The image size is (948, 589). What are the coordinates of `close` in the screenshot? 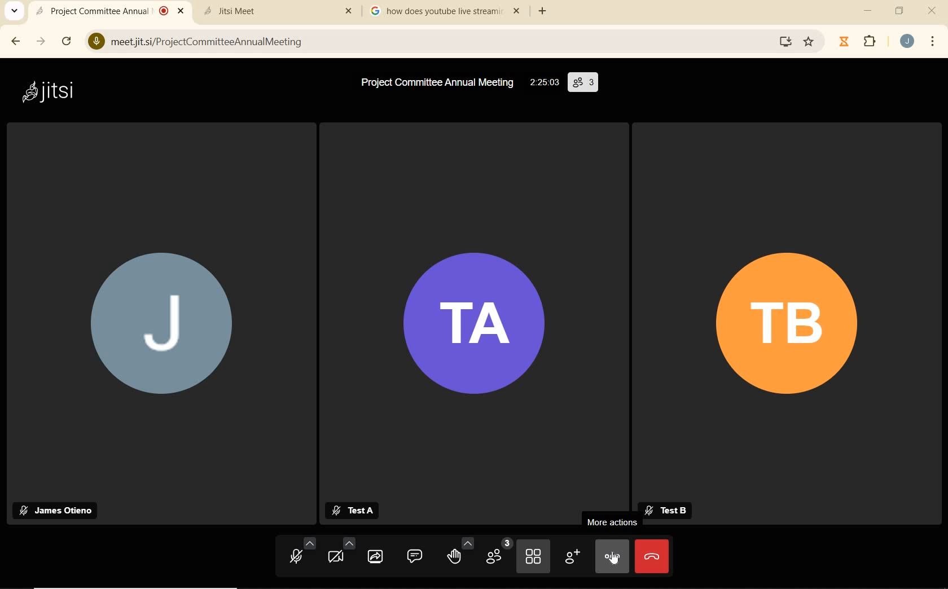 It's located at (933, 11).